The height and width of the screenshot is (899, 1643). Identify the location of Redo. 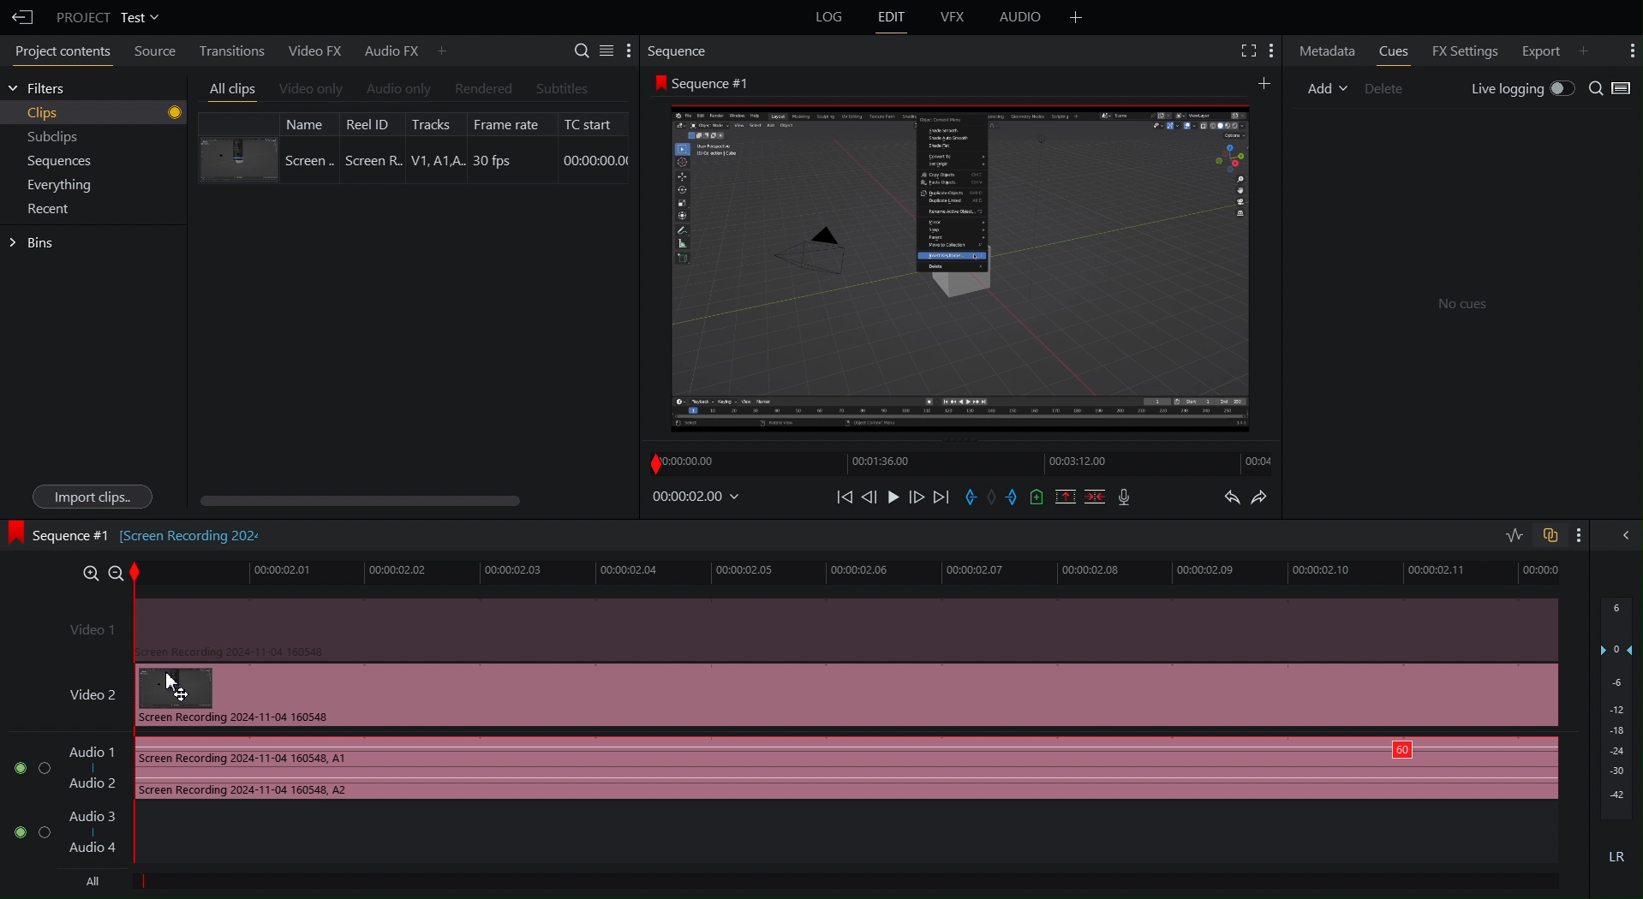
(1269, 499).